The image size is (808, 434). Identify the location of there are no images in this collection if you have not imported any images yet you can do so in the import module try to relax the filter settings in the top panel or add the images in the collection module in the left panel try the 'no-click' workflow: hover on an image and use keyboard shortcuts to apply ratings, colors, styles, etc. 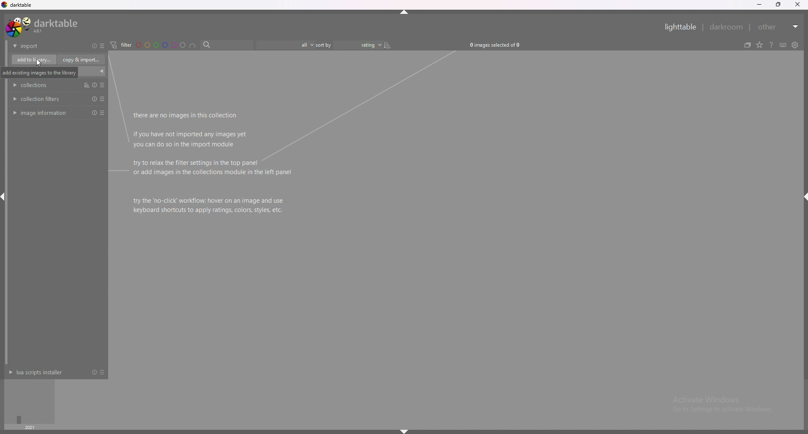
(215, 163).